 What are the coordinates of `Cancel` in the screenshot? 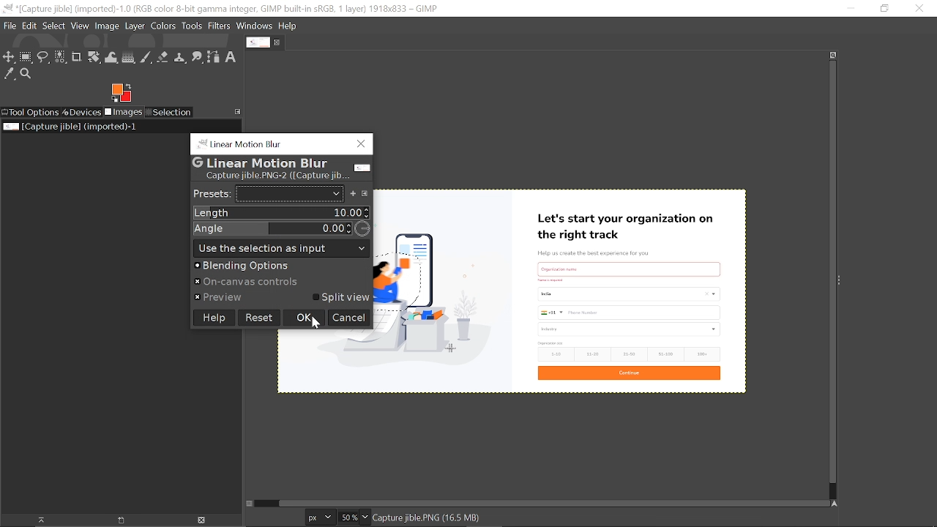 It's located at (348, 318).